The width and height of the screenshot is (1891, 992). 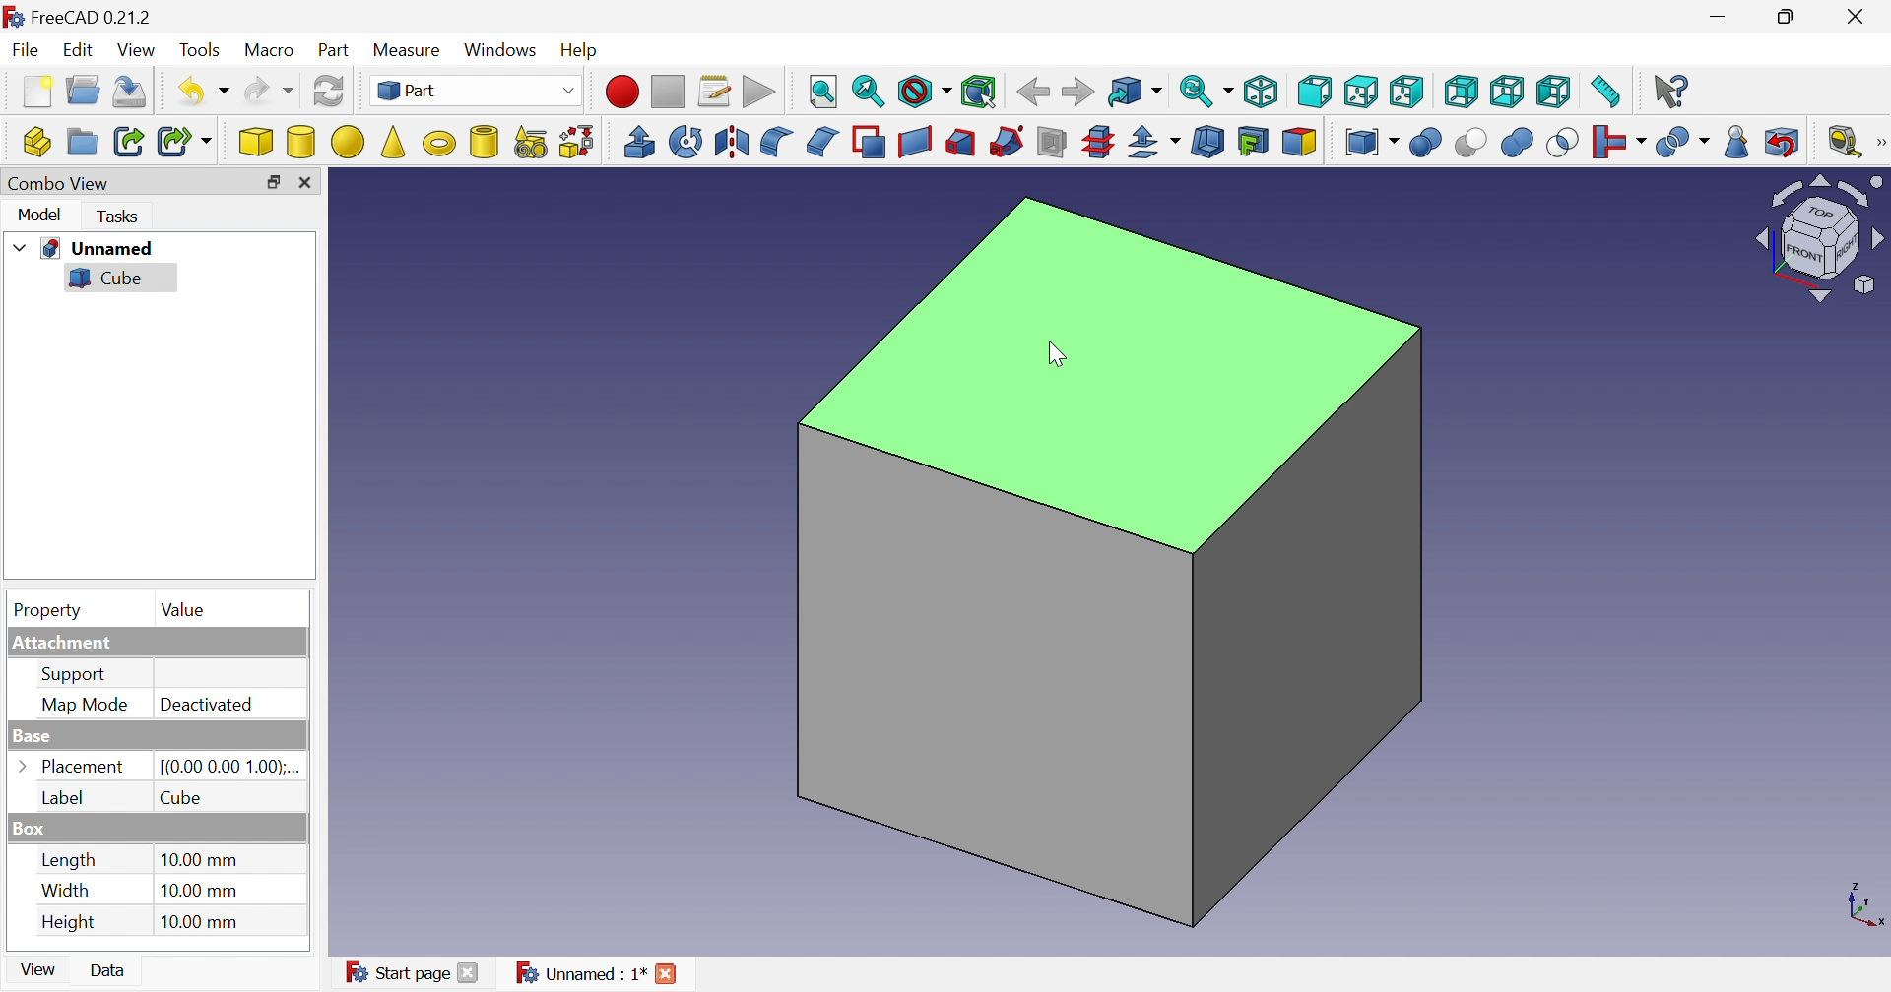 What do you see at coordinates (207, 702) in the screenshot?
I see `Deactivated` at bounding box center [207, 702].